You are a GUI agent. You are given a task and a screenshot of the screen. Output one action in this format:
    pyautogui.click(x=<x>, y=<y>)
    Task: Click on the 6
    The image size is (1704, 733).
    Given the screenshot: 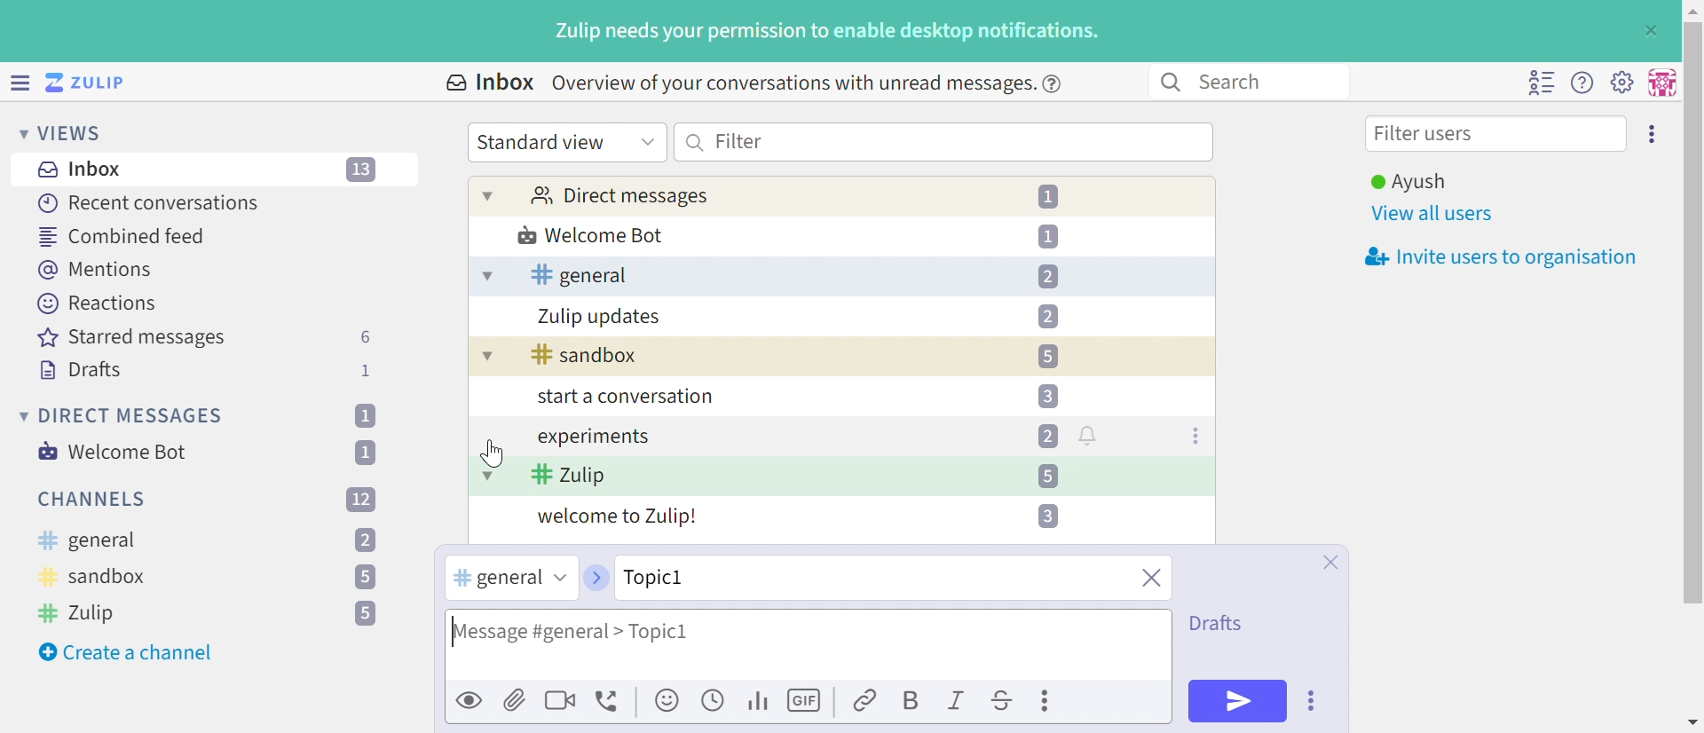 What is the action you would take?
    pyautogui.click(x=365, y=337)
    